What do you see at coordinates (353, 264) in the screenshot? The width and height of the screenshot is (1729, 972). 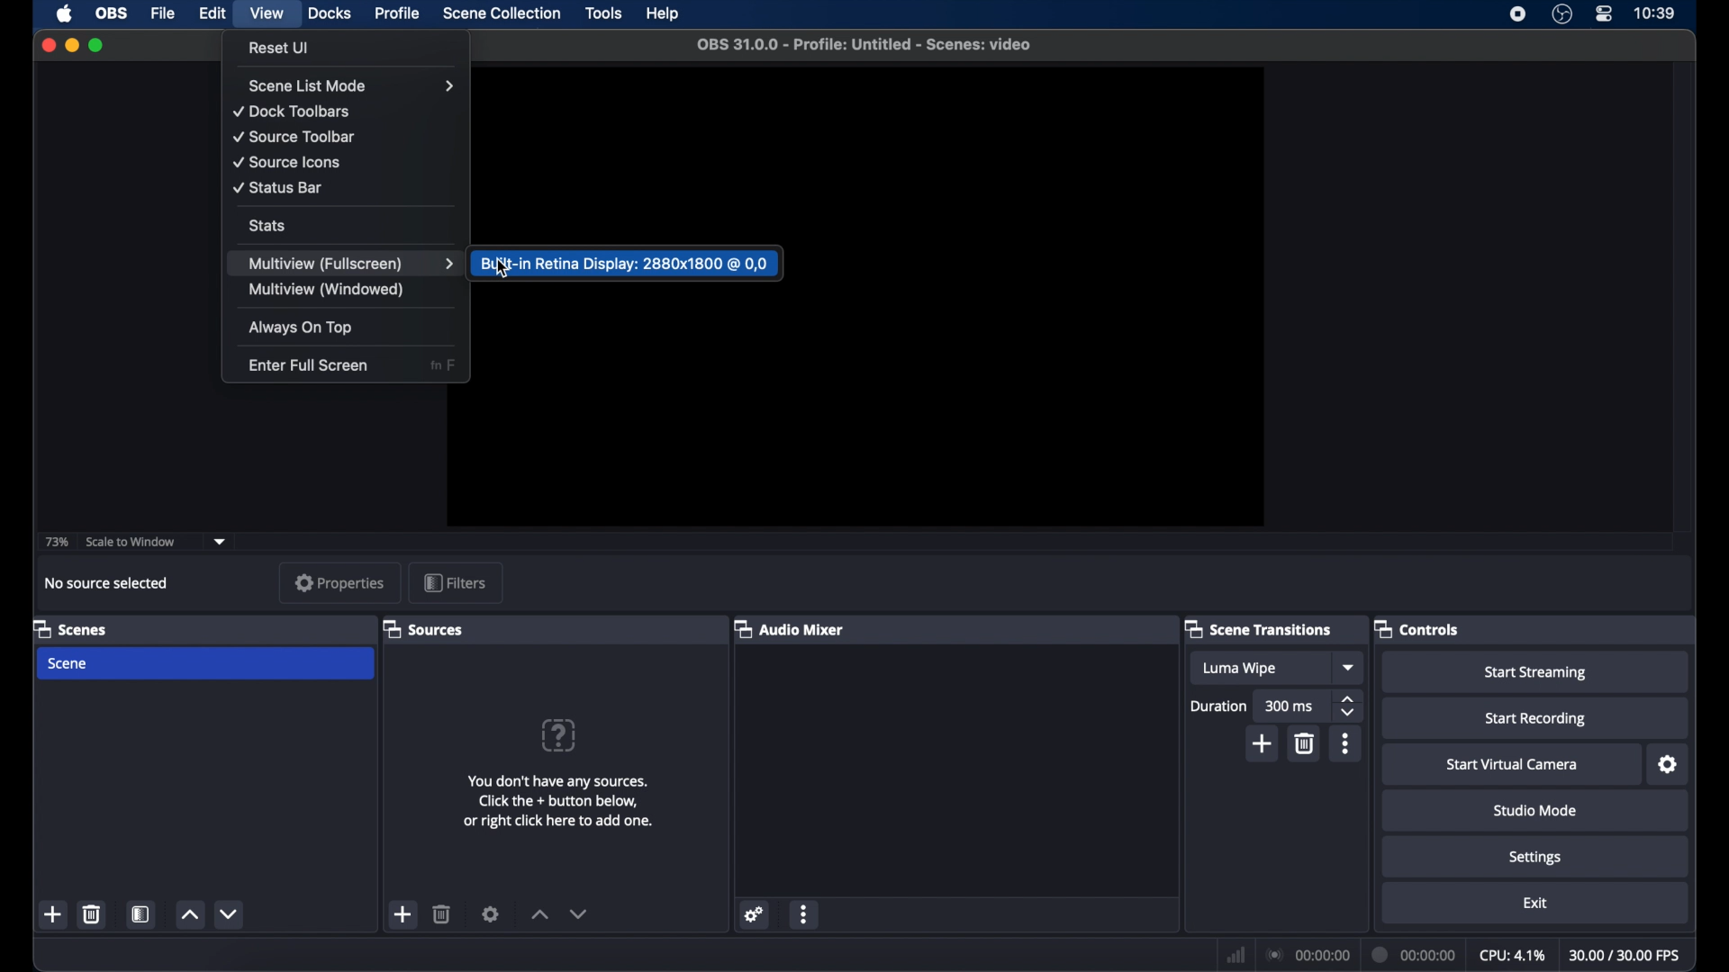 I see `multiview (fullscreen)` at bounding box center [353, 264].